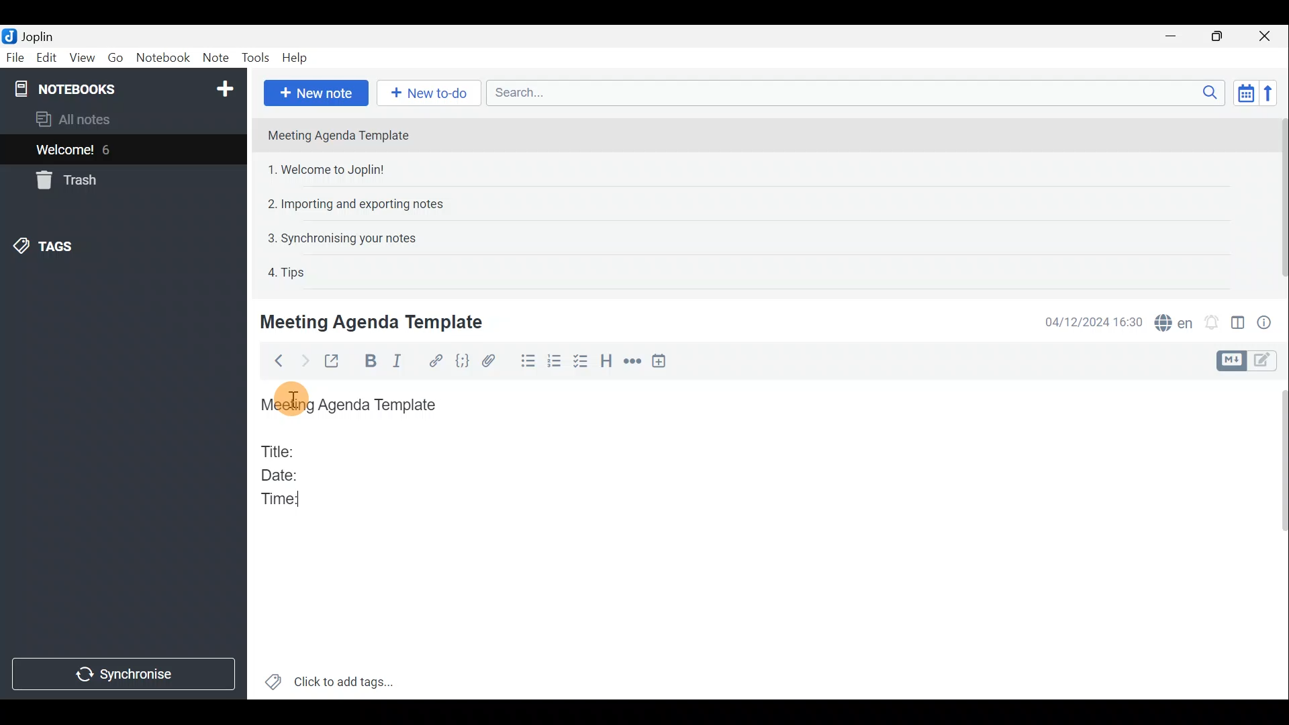 The width and height of the screenshot is (1289, 725). What do you see at coordinates (405, 361) in the screenshot?
I see `Italic` at bounding box center [405, 361].